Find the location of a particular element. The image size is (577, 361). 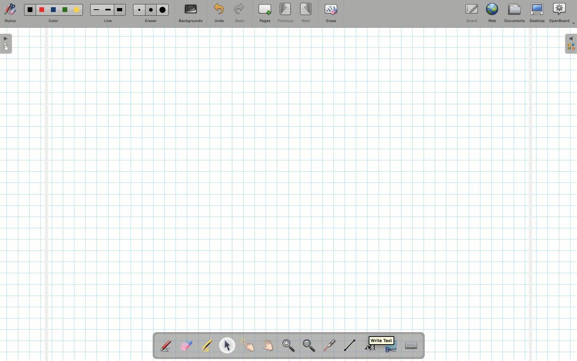

Backgrounds is located at coordinates (190, 14).